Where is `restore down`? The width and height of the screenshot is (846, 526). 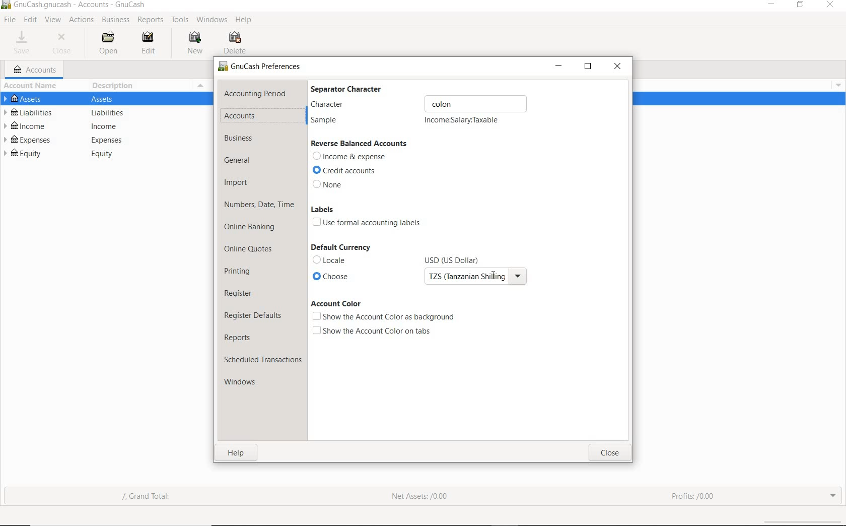
restore down is located at coordinates (588, 67).